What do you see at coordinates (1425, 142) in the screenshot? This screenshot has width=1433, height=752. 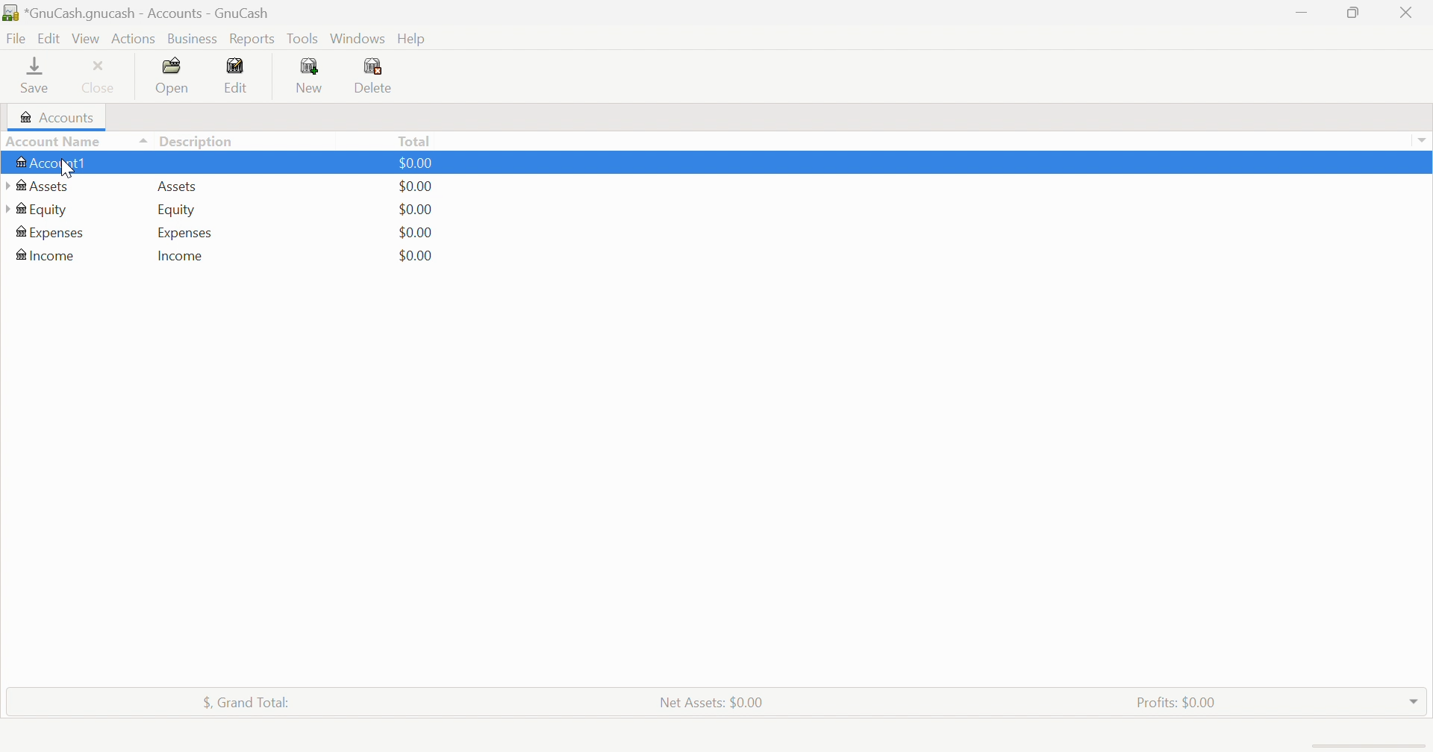 I see `Drop Down` at bounding box center [1425, 142].